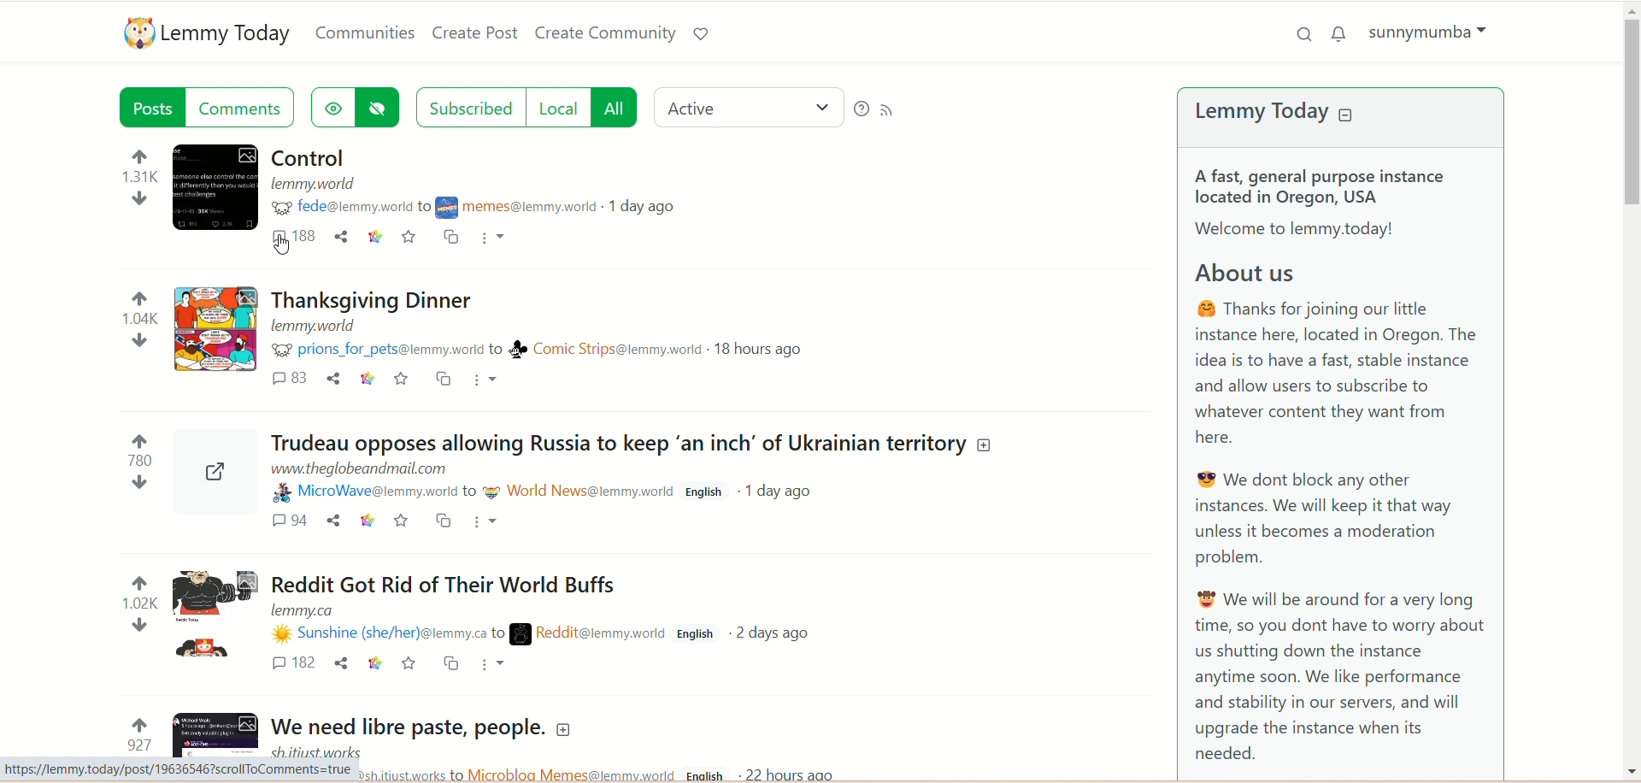  I want to click on URL, so click(308, 610).